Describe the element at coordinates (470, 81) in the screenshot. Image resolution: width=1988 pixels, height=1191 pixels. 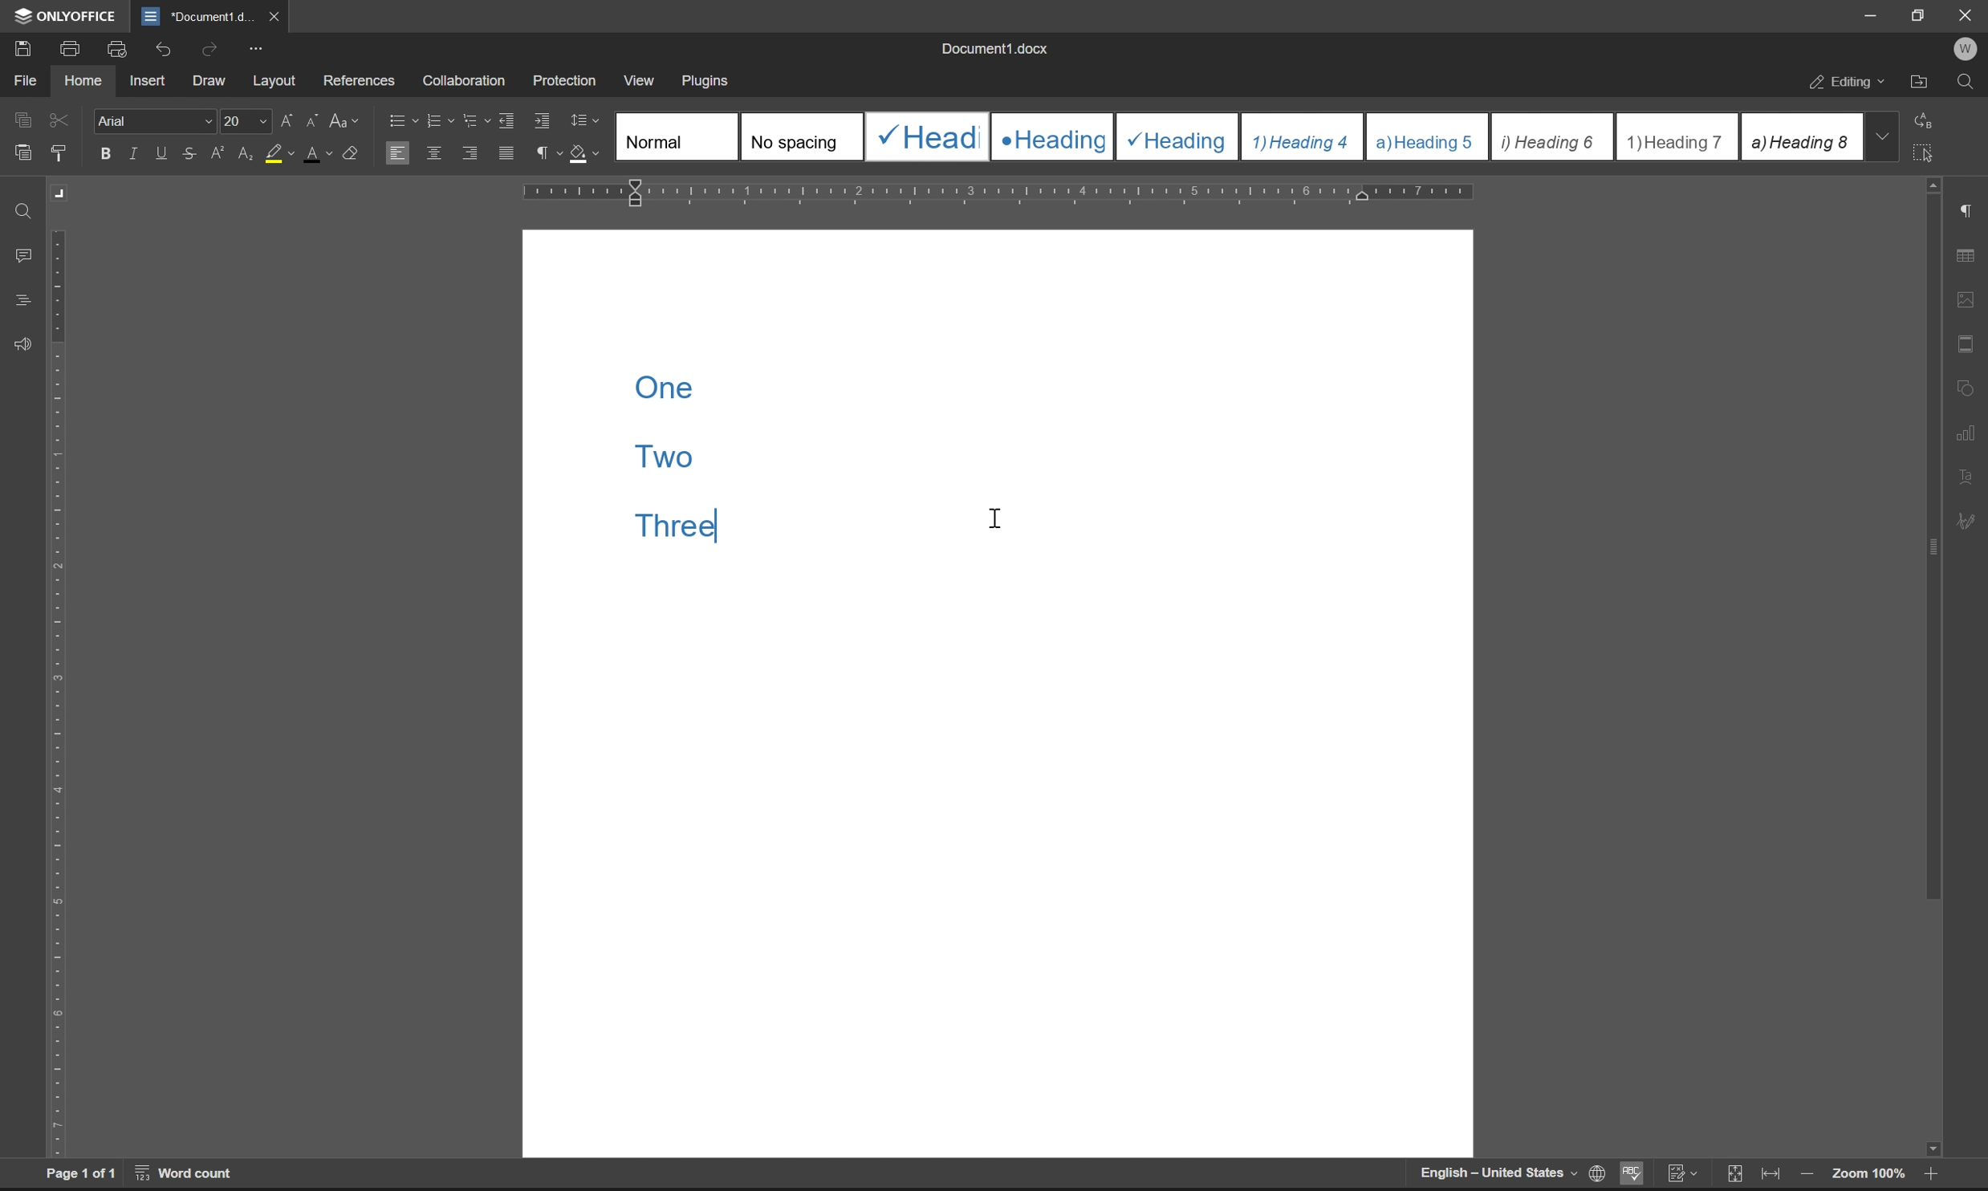
I see `collaboration` at that location.